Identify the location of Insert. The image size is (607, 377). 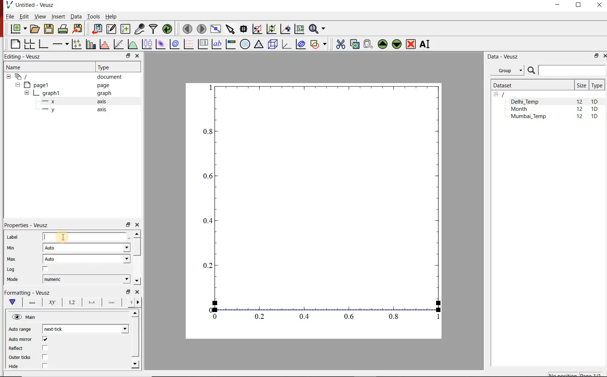
(58, 16).